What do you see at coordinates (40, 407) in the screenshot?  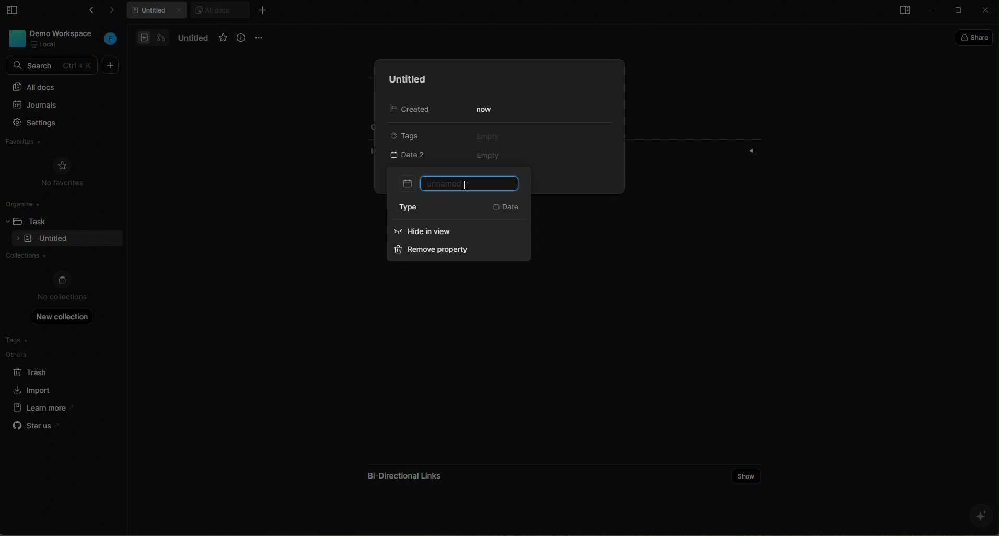 I see `learn more ` at bounding box center [40, 407].